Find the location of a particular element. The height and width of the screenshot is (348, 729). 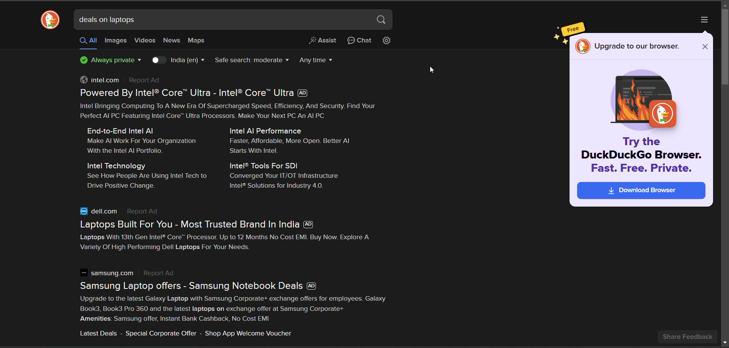

search bar is located at coordinates (223, 19).